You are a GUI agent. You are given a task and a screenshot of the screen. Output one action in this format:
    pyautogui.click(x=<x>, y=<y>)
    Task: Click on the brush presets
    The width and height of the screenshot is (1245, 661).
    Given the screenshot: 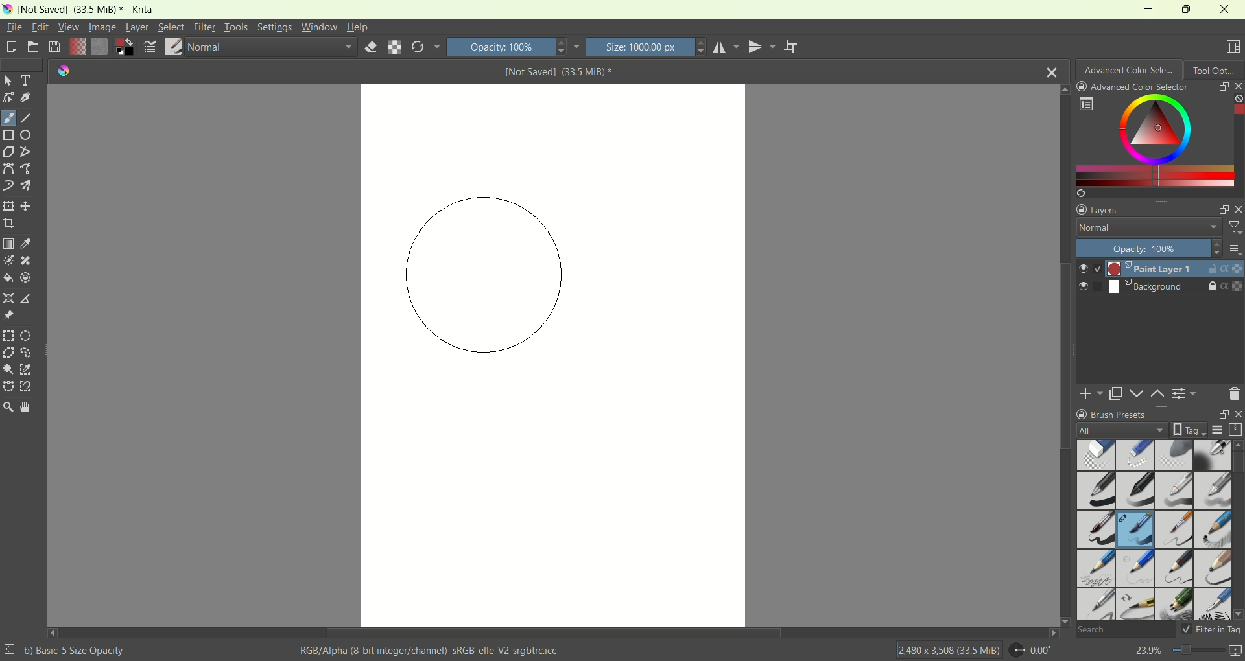 What is the action you would take?
    pyautogui.click(x=1111, y=414)
    